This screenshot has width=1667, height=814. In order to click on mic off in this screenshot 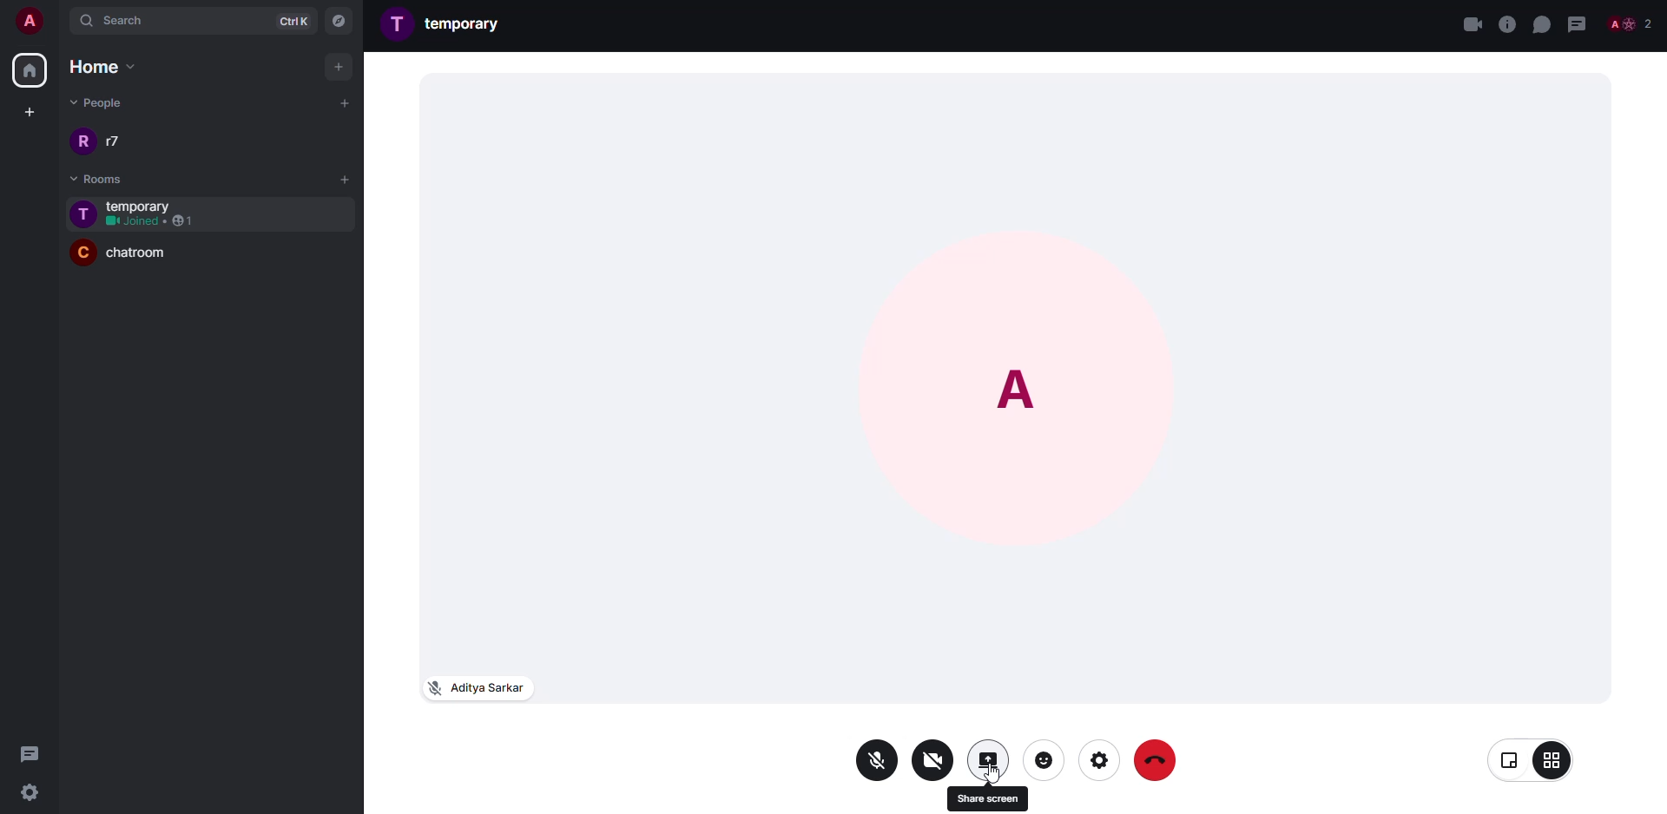, I will do `click(475, 686)`.